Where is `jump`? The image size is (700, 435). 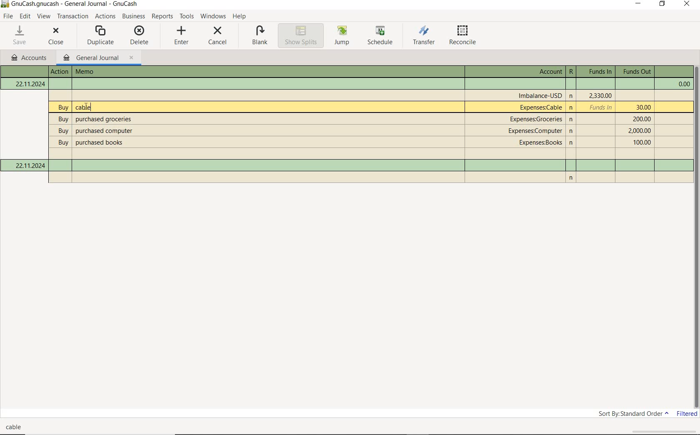
jump is located at coordinates (342, 36).